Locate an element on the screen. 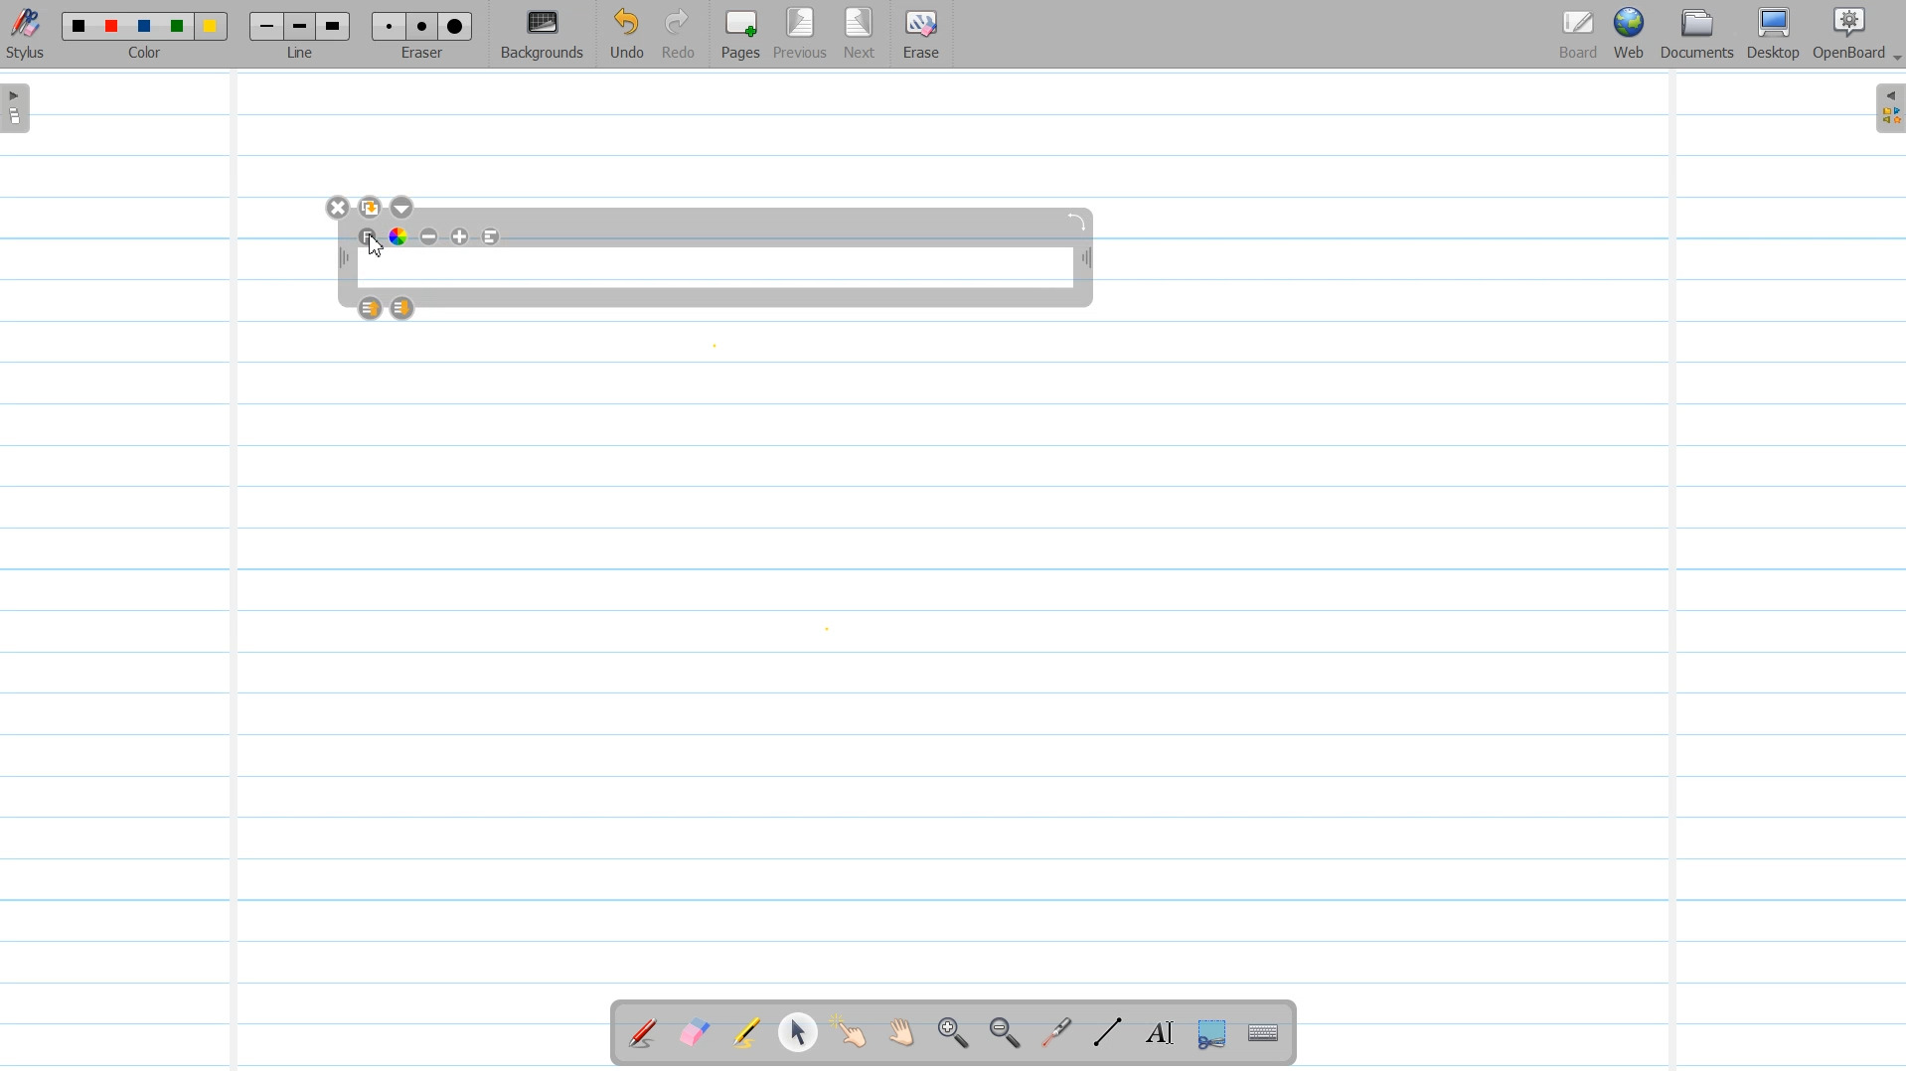  Cursor is located at coordinates (376, 246).